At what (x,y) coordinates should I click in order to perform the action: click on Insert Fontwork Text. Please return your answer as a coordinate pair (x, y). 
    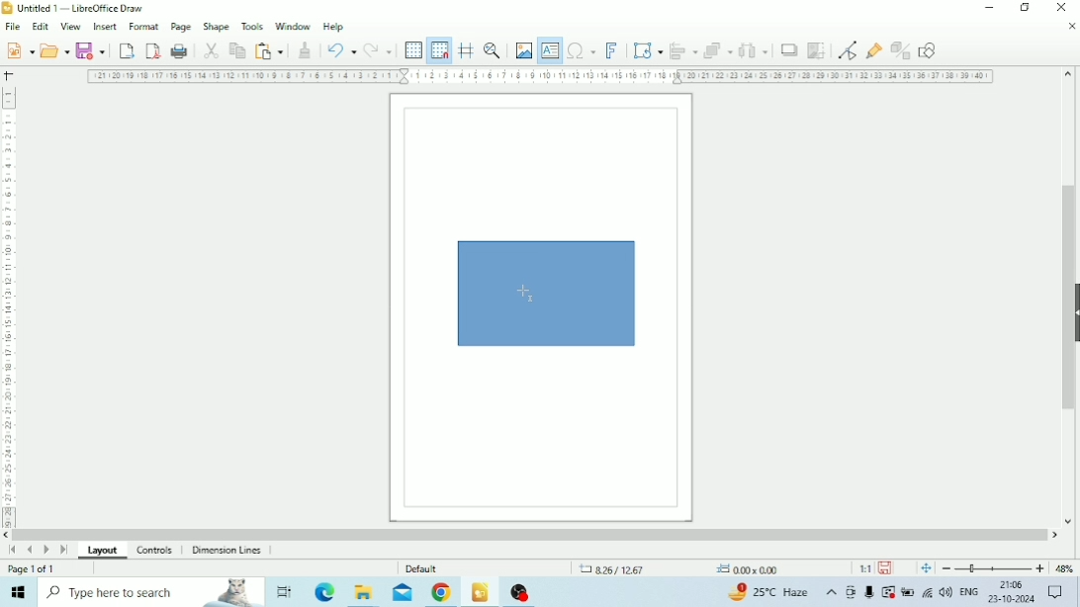
    Looking at the image, I should click on (613, 51).